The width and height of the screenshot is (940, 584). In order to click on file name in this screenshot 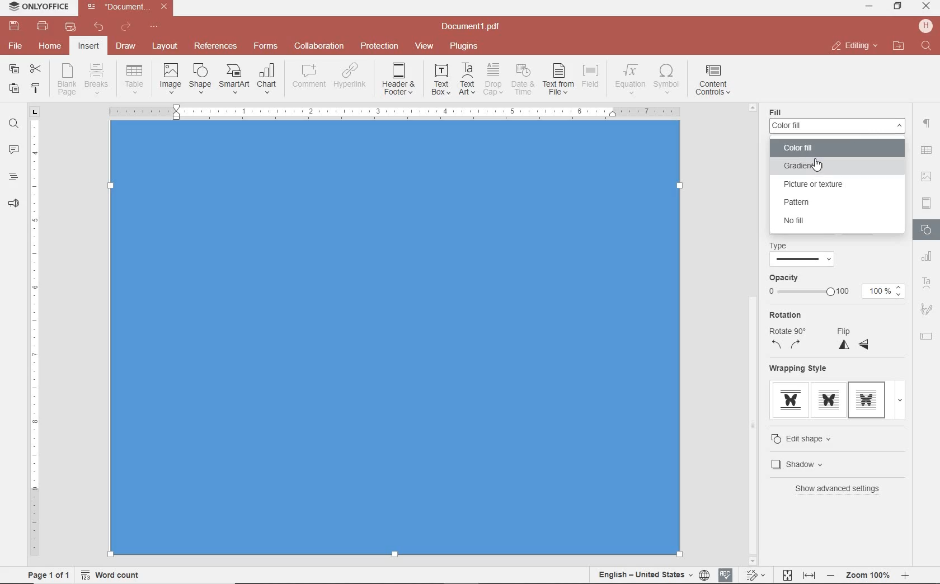, I will do `click(474, 27)`.